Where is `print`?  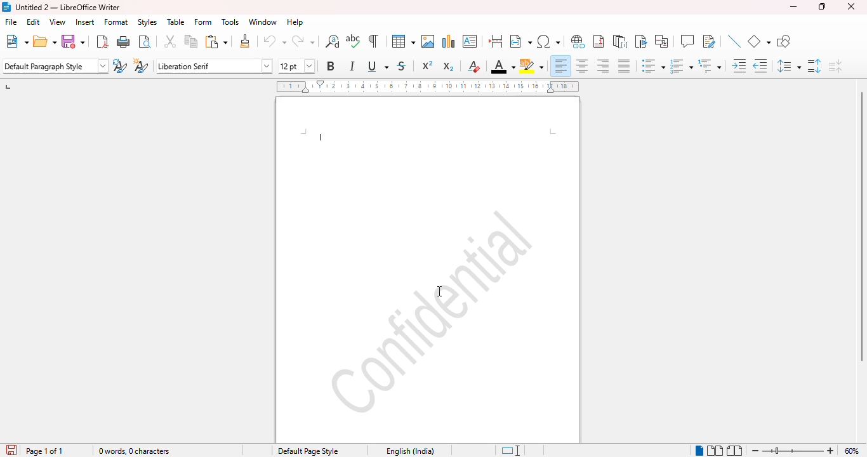
print is located at coordinates (124, 41).